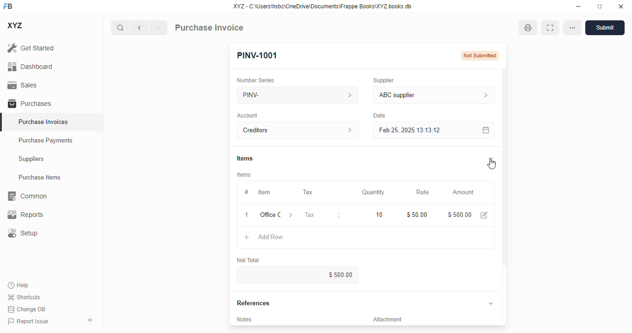 This screenshot has width=632, height=333. What do you see at coordinates (348, 130) in the screenshot?
I see `account information` at bounding box center [348, 130].